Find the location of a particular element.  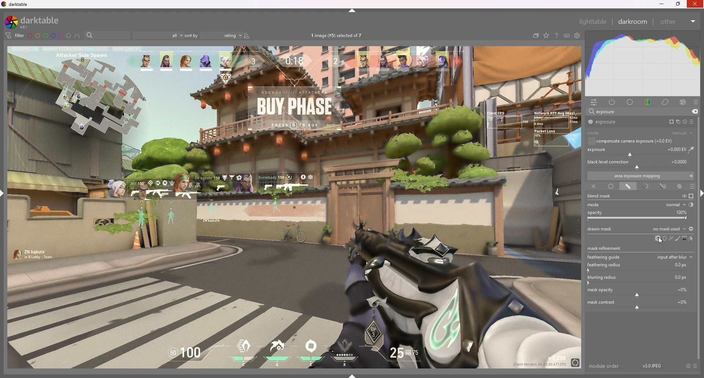

compensate camera exposure is located at coordinates (634, 141).